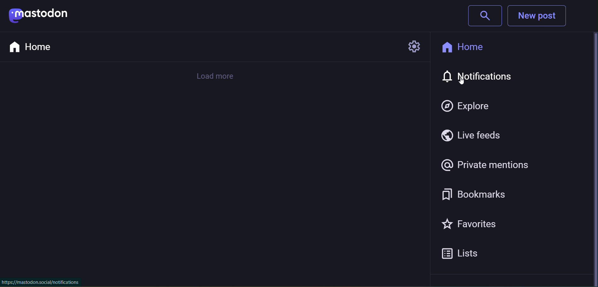 Image resolution: width=598 pixels, height=287 pixels. Describe the element at coordinates (485, 196) in the screenshot. I see `Bookmarks` at that location.